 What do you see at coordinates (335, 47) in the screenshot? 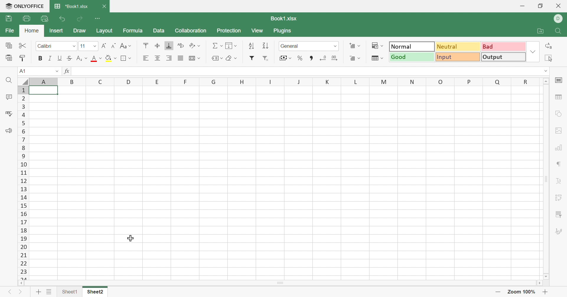
I see `Drop Down` at bounding box center [335, 47].